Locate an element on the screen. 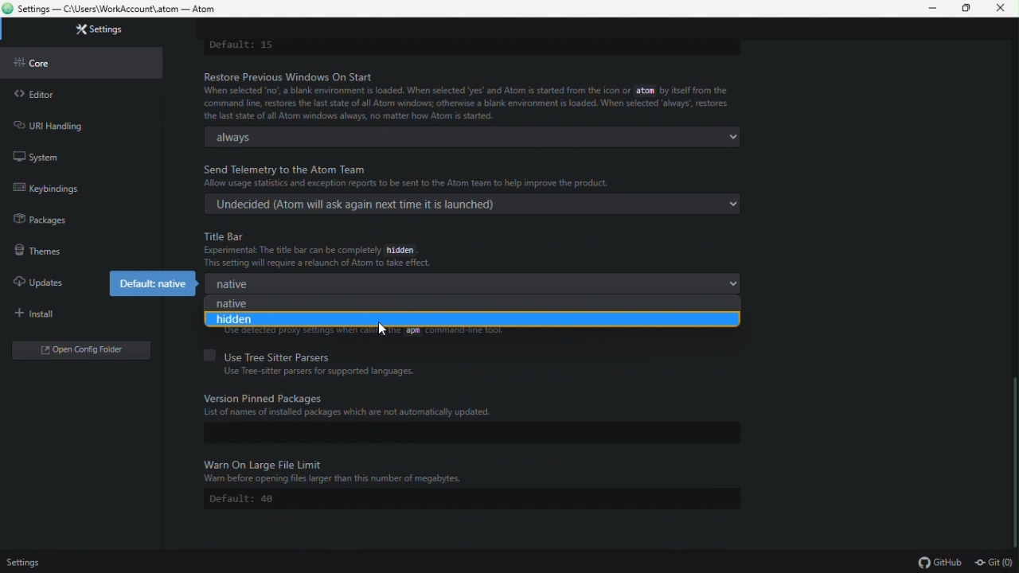 The height and width of the screenshot is (573, 1019). url handling is located at coordinates (73, 122).